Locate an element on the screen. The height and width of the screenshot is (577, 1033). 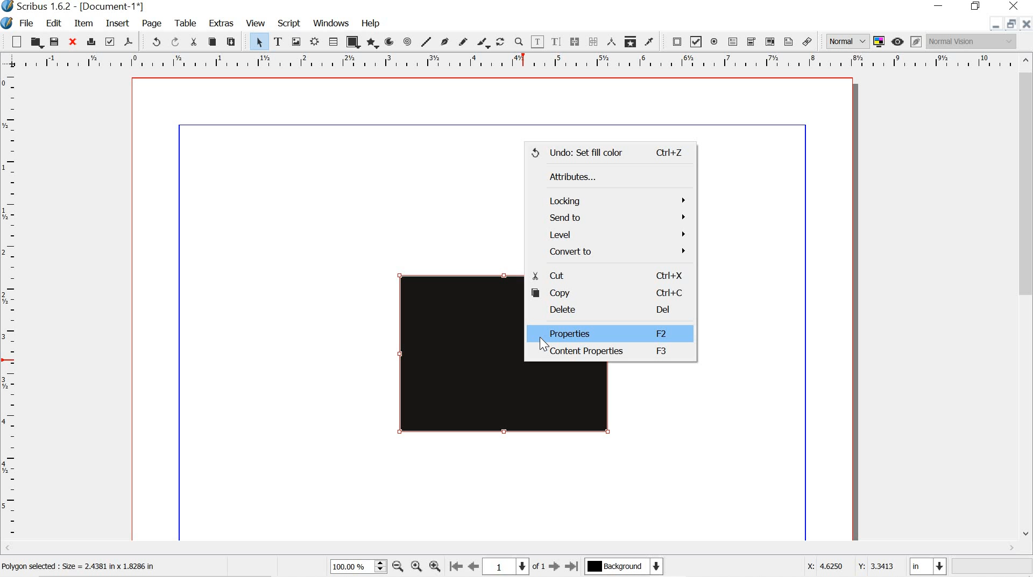
zoom in is located at coordinates (434, 568).